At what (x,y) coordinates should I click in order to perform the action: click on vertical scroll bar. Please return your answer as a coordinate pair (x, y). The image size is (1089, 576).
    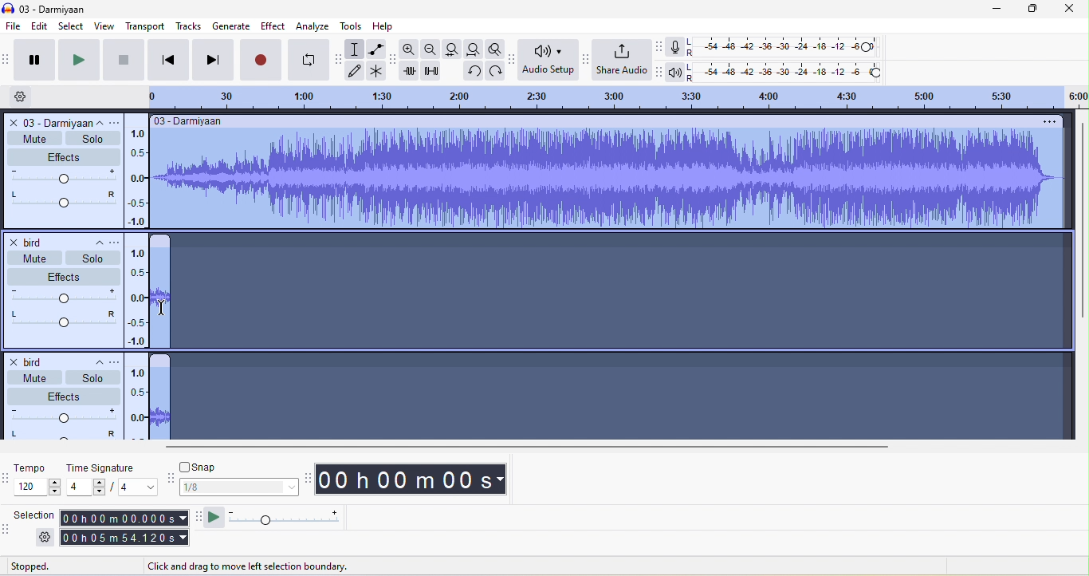
    Looking at the image, I should click on (1080, 223).